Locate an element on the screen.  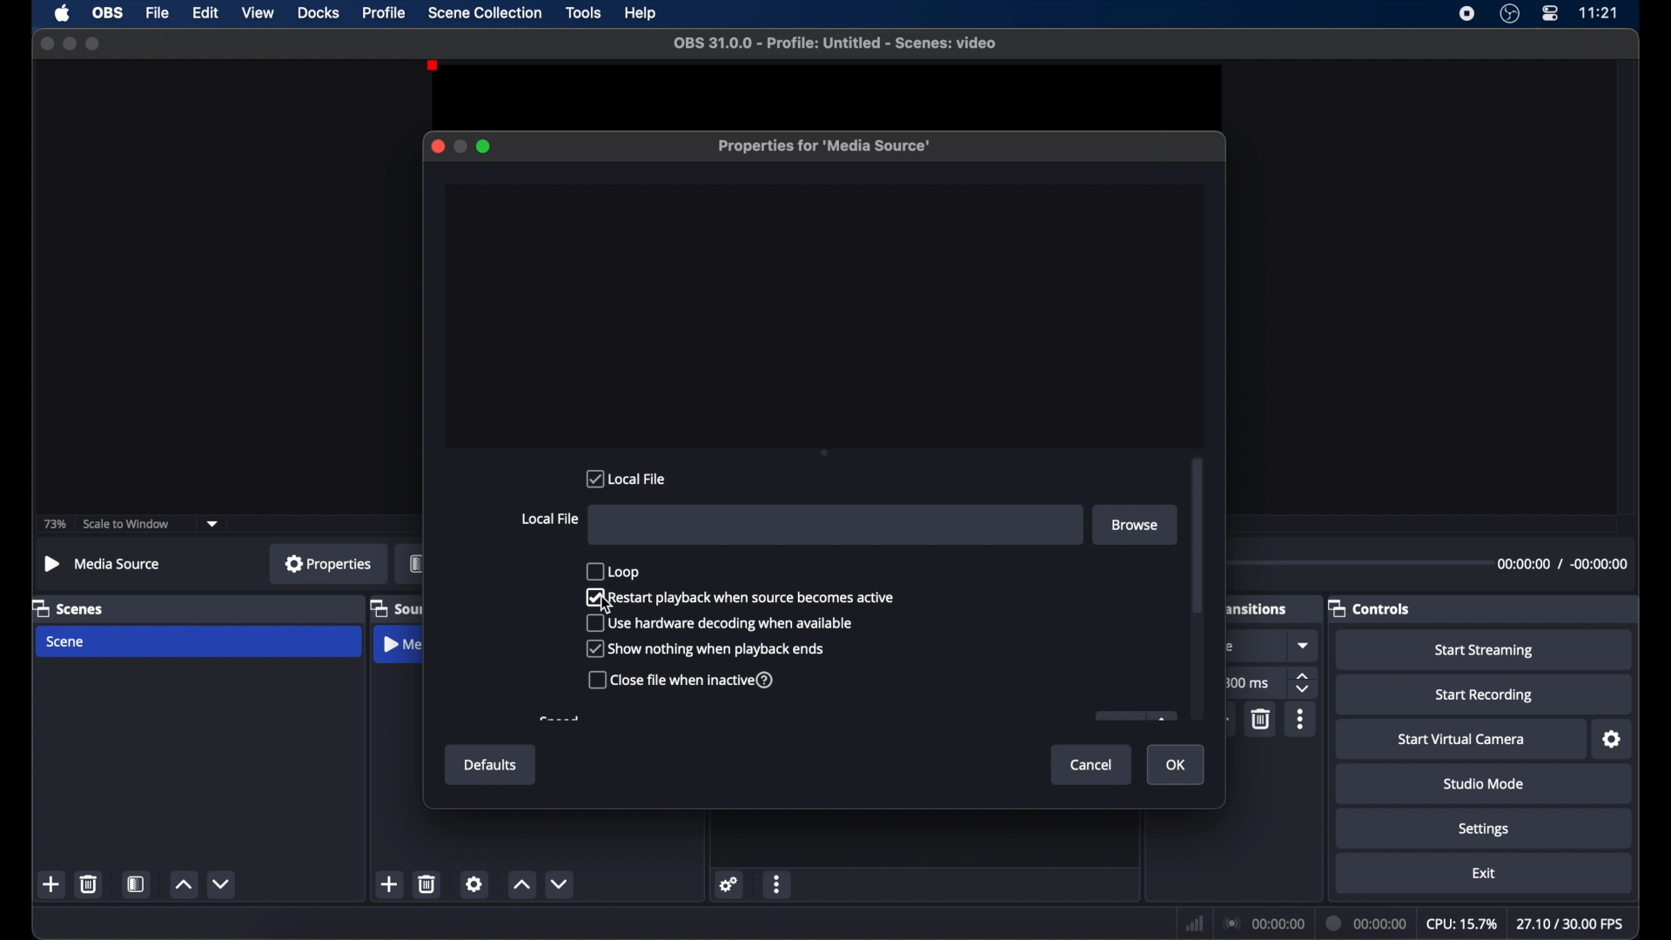
settings is located at coordinates (729, 884).